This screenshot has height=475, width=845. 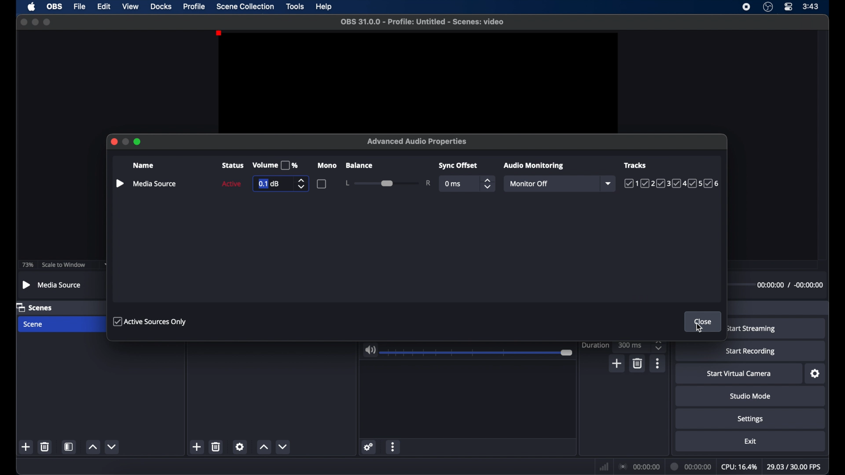 What do you see at coordinates (107, 265) in the screenshot?
I see `dropdown` at bounding box center [107, 265].